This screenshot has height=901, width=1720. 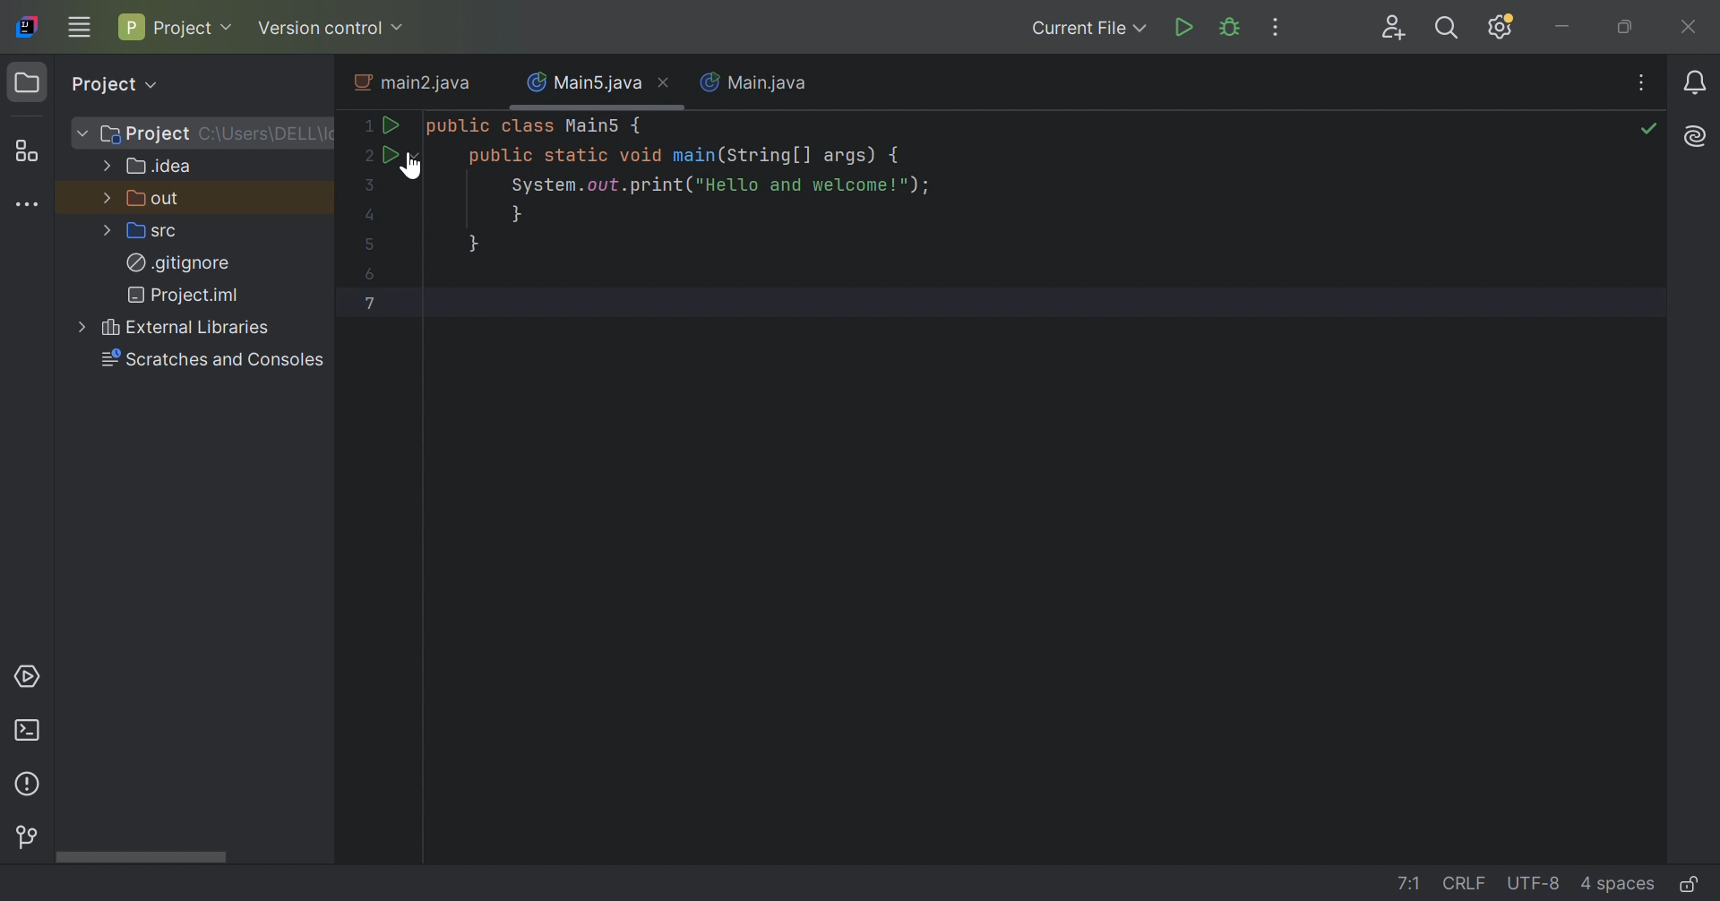 I want to click on .idea, so click(x=162, y=170).